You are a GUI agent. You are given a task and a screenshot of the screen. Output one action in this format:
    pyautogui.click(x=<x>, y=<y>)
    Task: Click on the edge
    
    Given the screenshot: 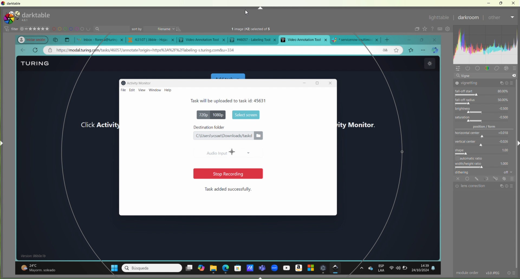 What is the action you would take?
    pyautogui.click(x=226, y=268)
    